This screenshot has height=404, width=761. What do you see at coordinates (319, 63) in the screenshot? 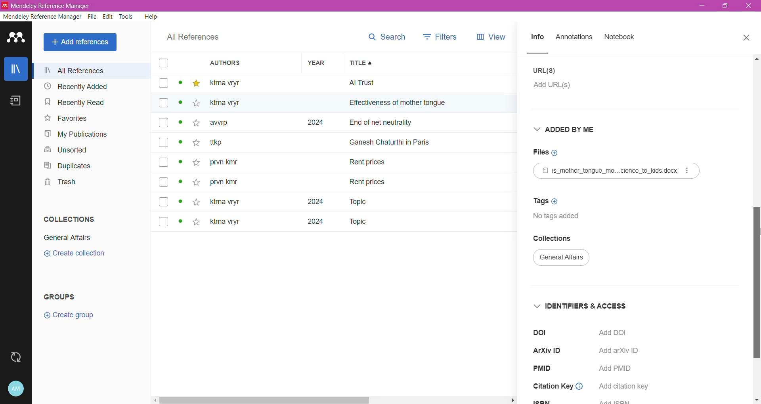
I see `Year` at bounding box center [319, 63].